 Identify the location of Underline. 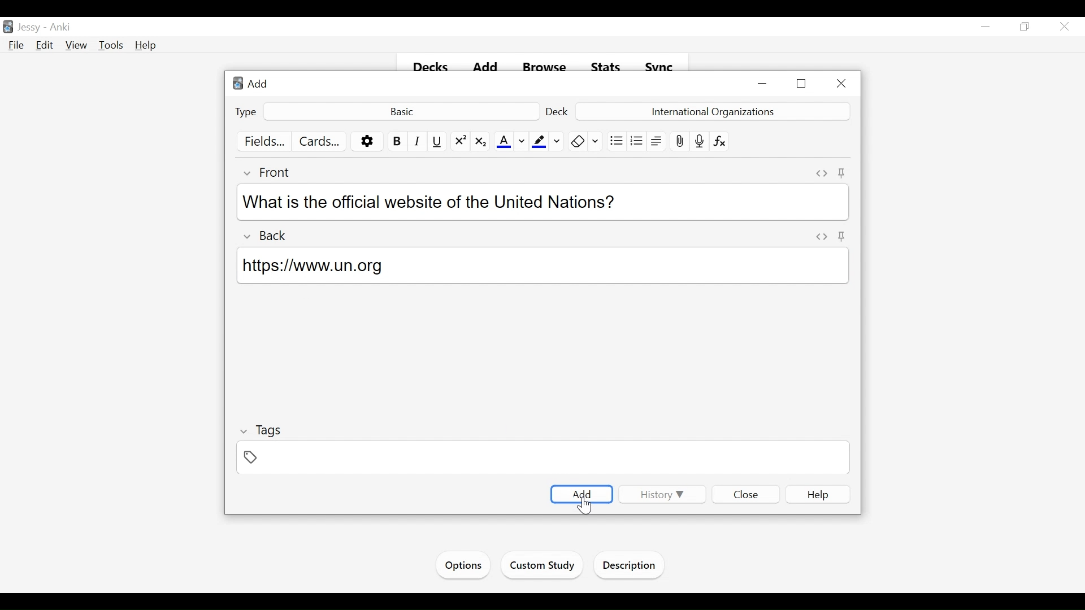
(438, 141).